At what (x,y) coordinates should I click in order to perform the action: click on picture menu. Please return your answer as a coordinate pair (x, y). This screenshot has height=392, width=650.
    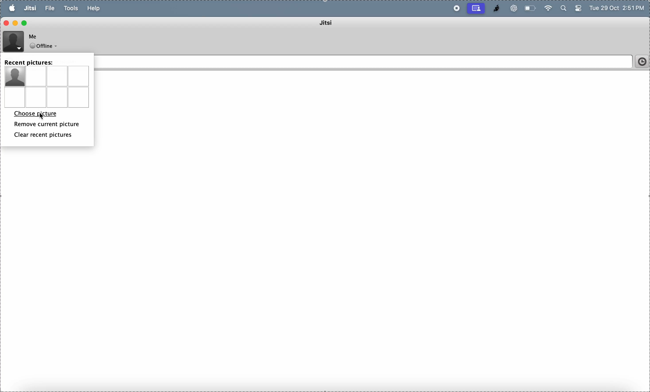
    Looking at the image, I should click on (49, 87).